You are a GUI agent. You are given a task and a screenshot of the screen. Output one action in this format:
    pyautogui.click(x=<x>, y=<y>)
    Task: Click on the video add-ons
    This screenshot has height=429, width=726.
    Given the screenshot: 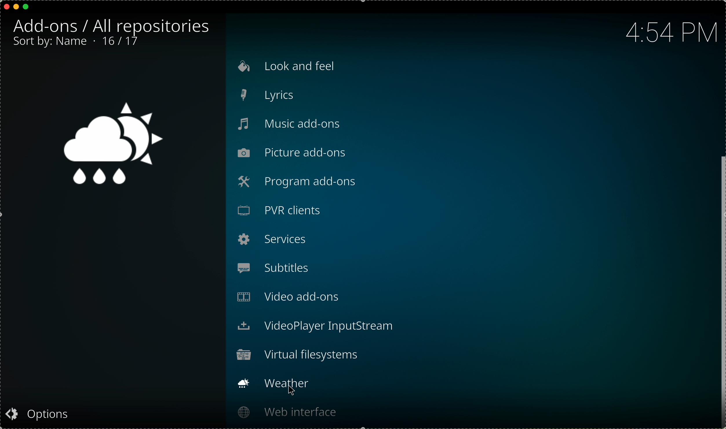 What is the action you would take?
    pyautogui.click(x=290, y=297)
    